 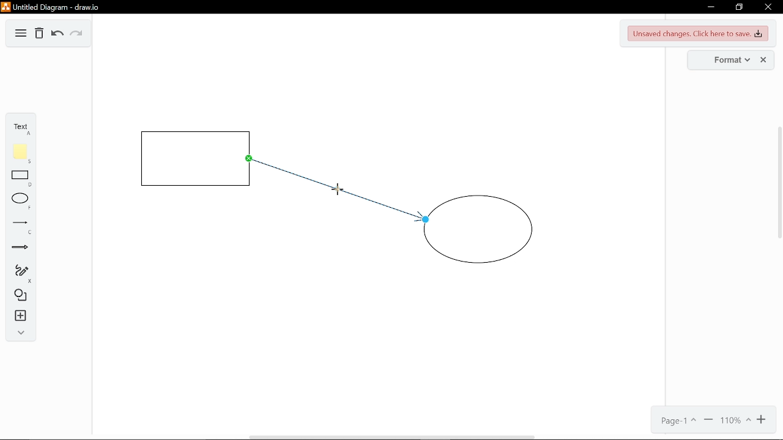 What do you see at coordinates (18, 202) in the screenshot?
I see `Ellipse` at bounding box center [18, 202].